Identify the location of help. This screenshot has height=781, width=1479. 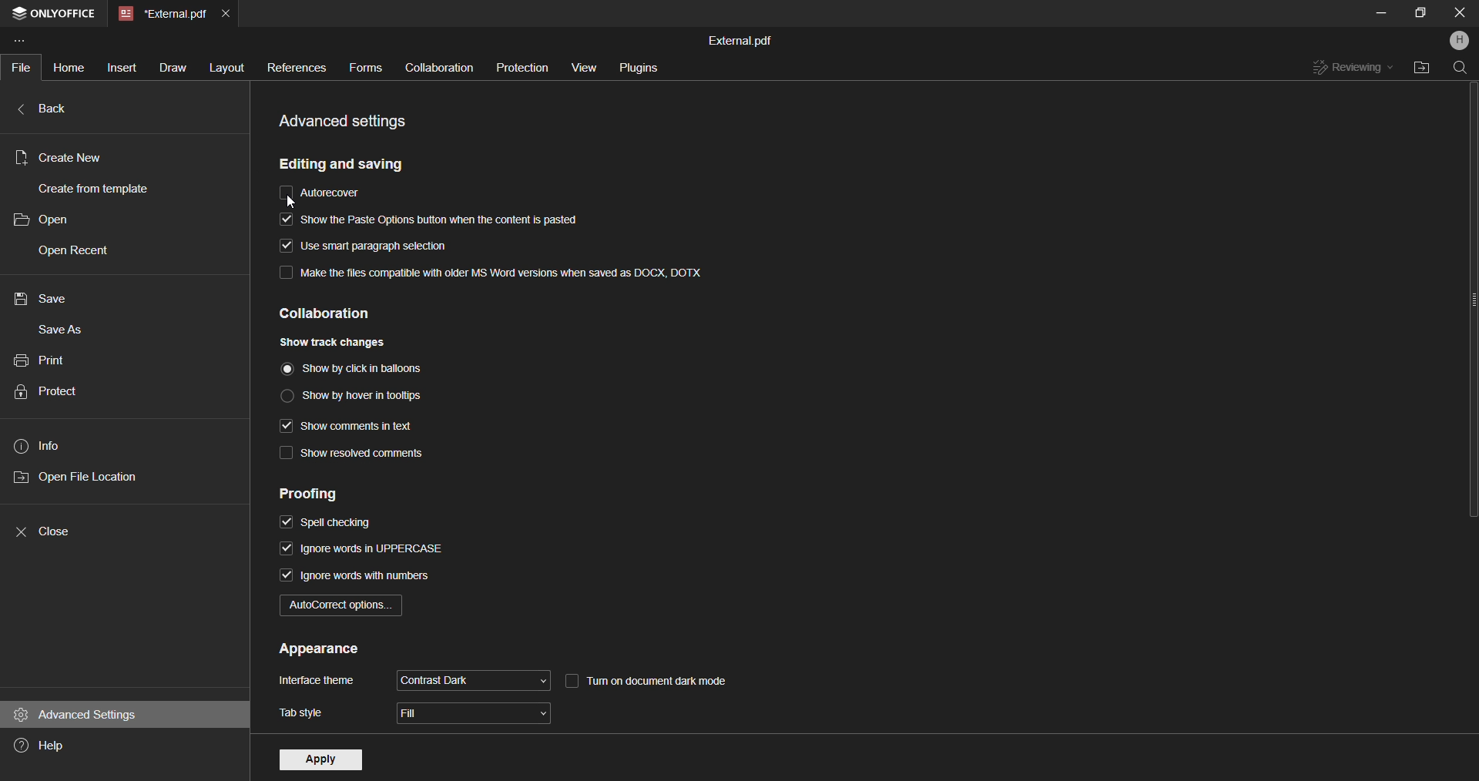
(53, 744).